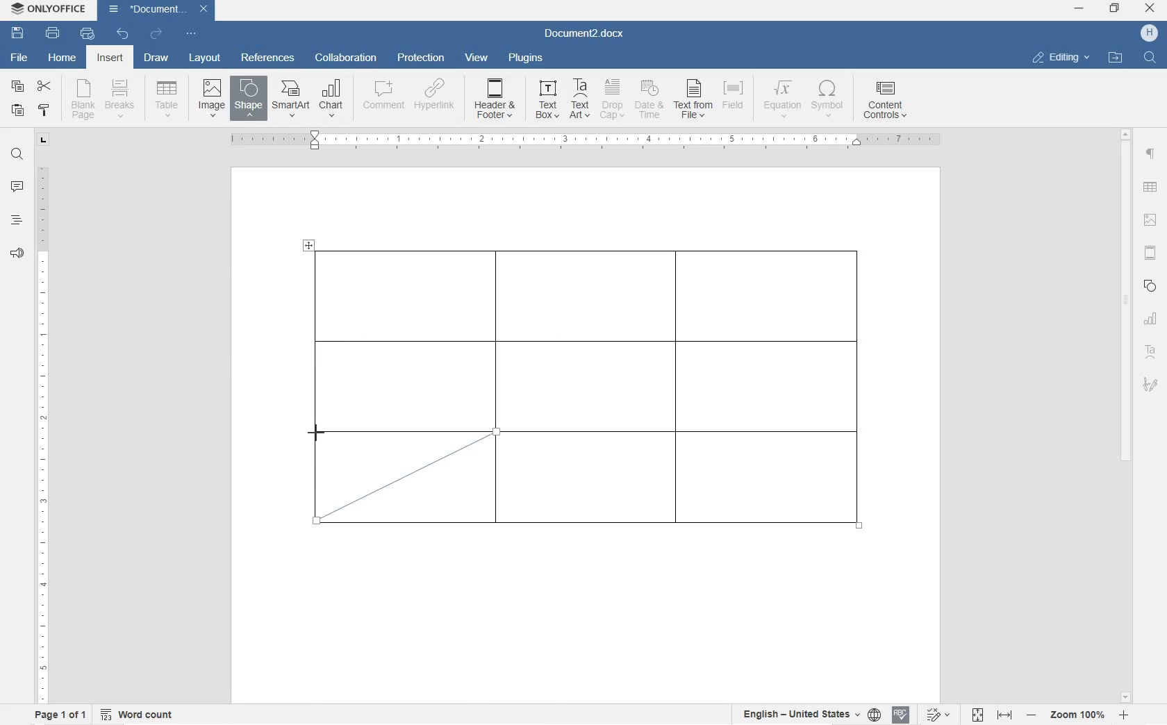  What do you see at coordinates (346, 58) in the screenshot?
I see `collaboration` at bounding box center [346, 58].